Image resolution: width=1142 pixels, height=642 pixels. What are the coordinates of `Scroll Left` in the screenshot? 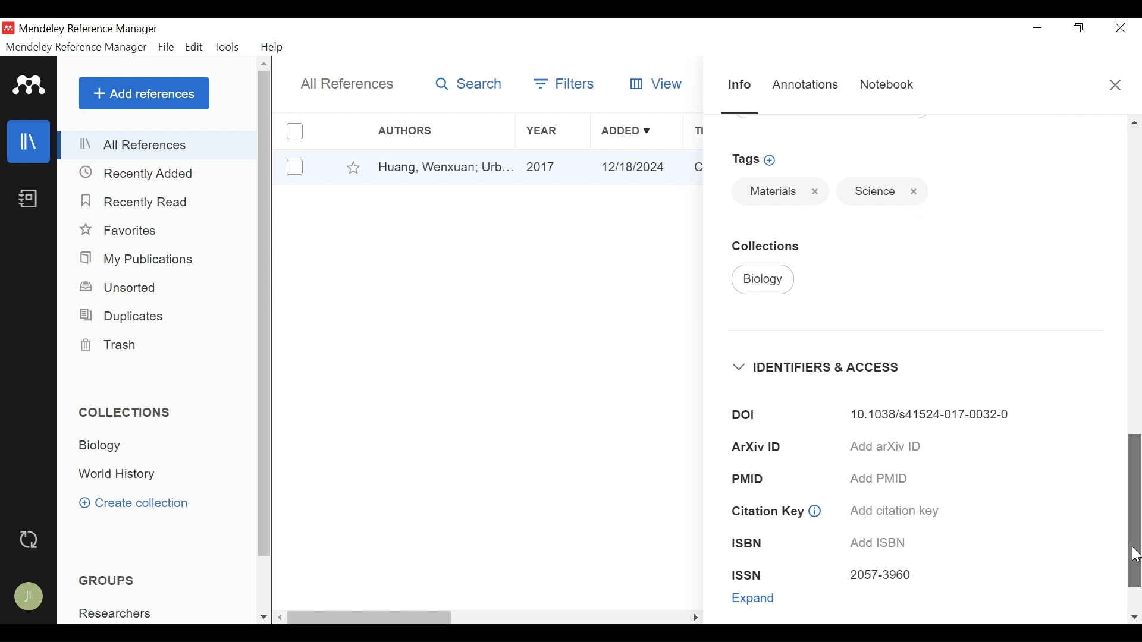 It's located at (281, 618).